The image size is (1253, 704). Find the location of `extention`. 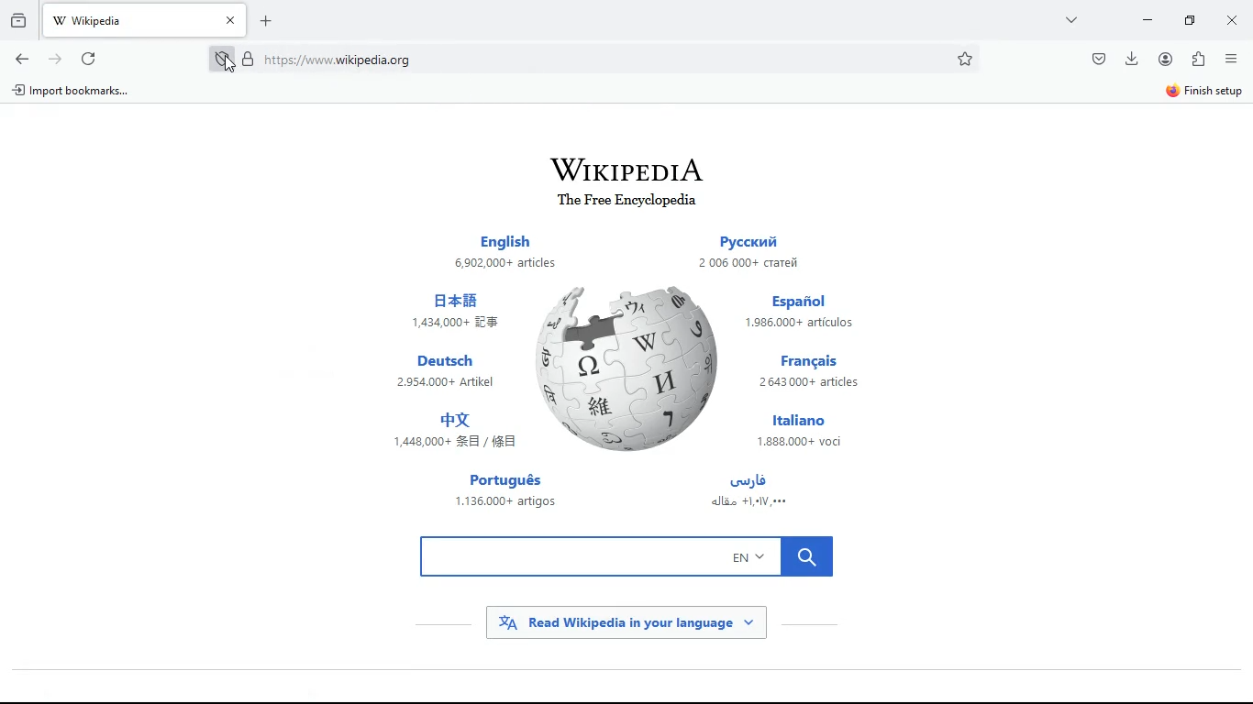

extention is located at coordinates (1200, 59).